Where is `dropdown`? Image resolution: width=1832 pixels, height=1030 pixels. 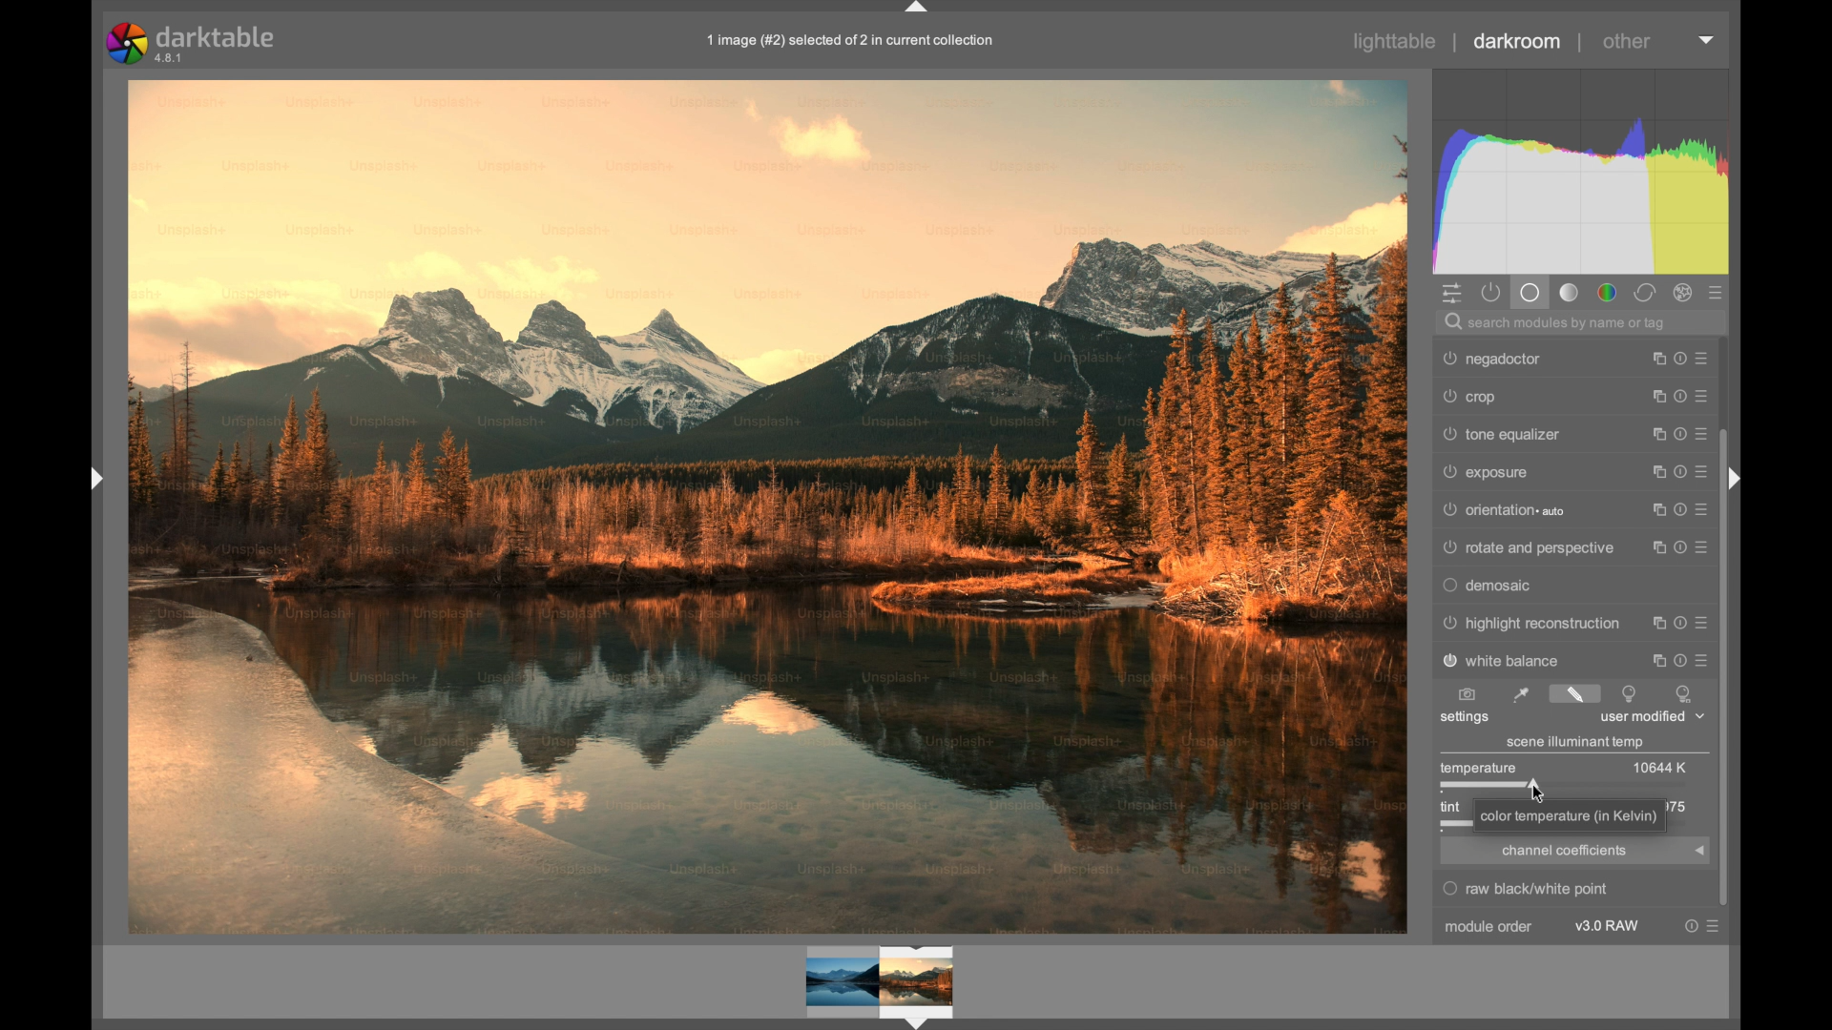
dropdown is located at coordinates (1706, 40).